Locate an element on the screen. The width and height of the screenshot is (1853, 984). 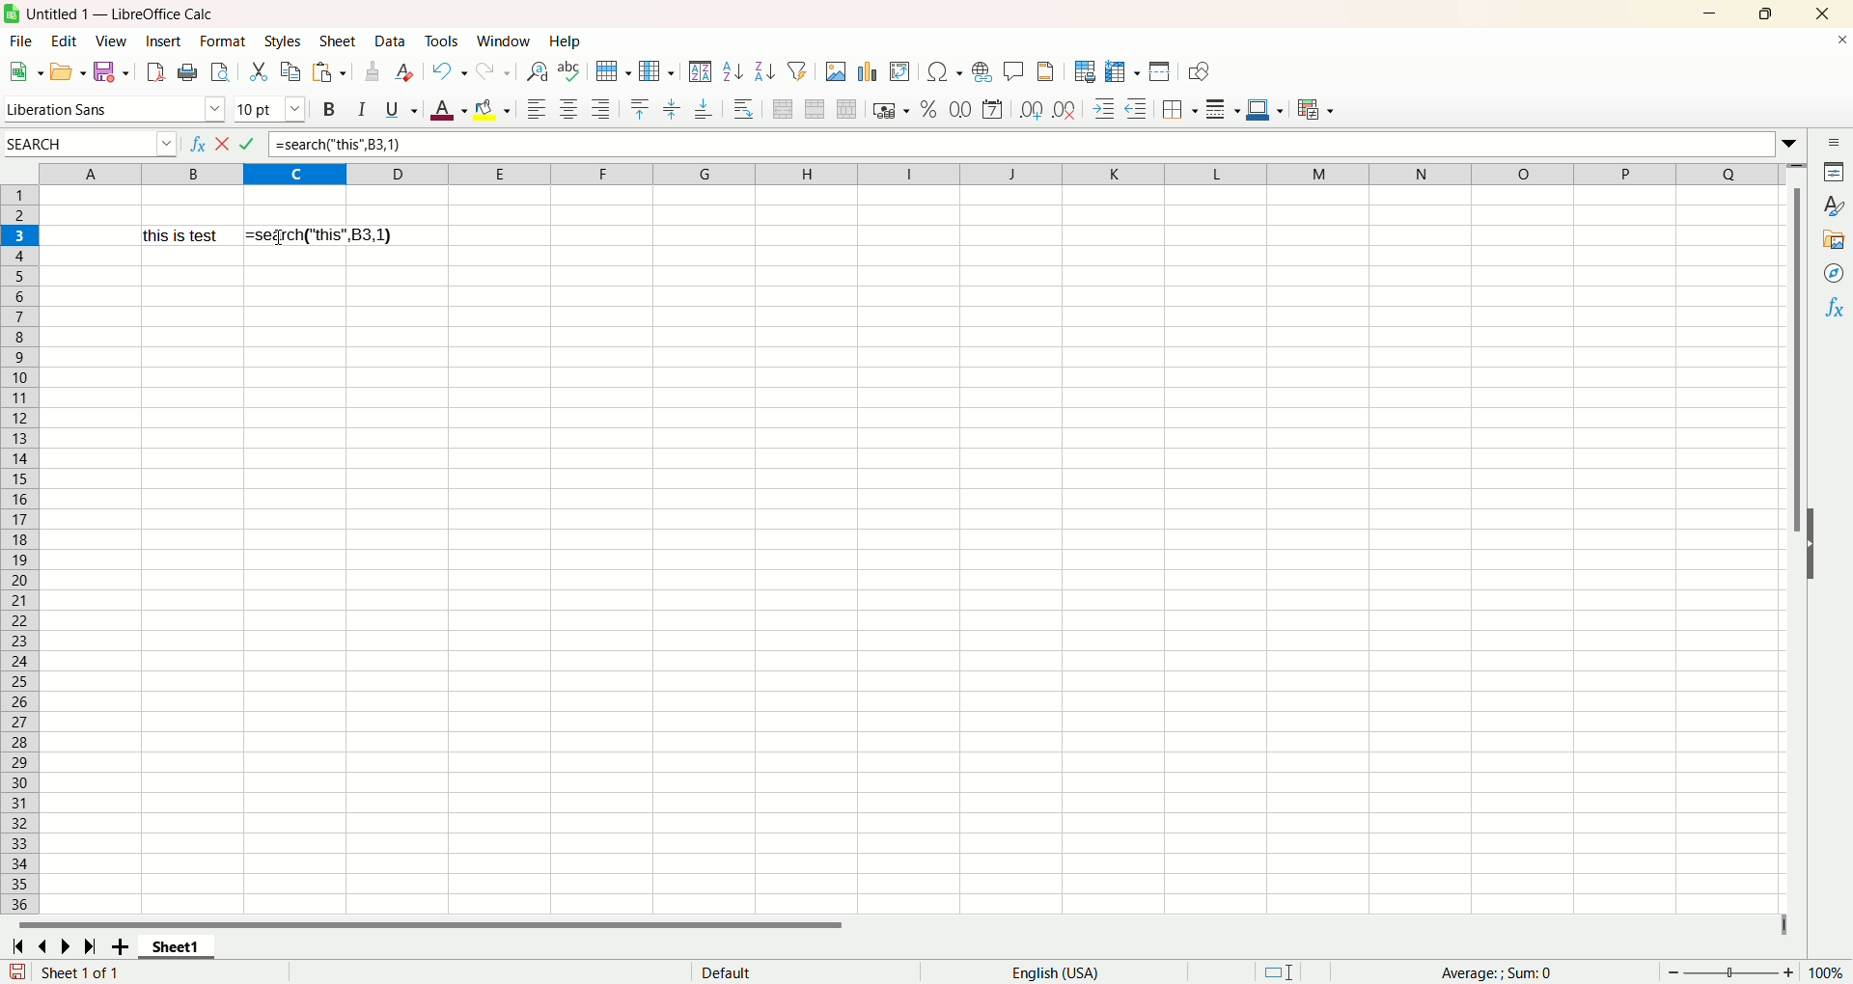
new is located at coordinates (24, 71).